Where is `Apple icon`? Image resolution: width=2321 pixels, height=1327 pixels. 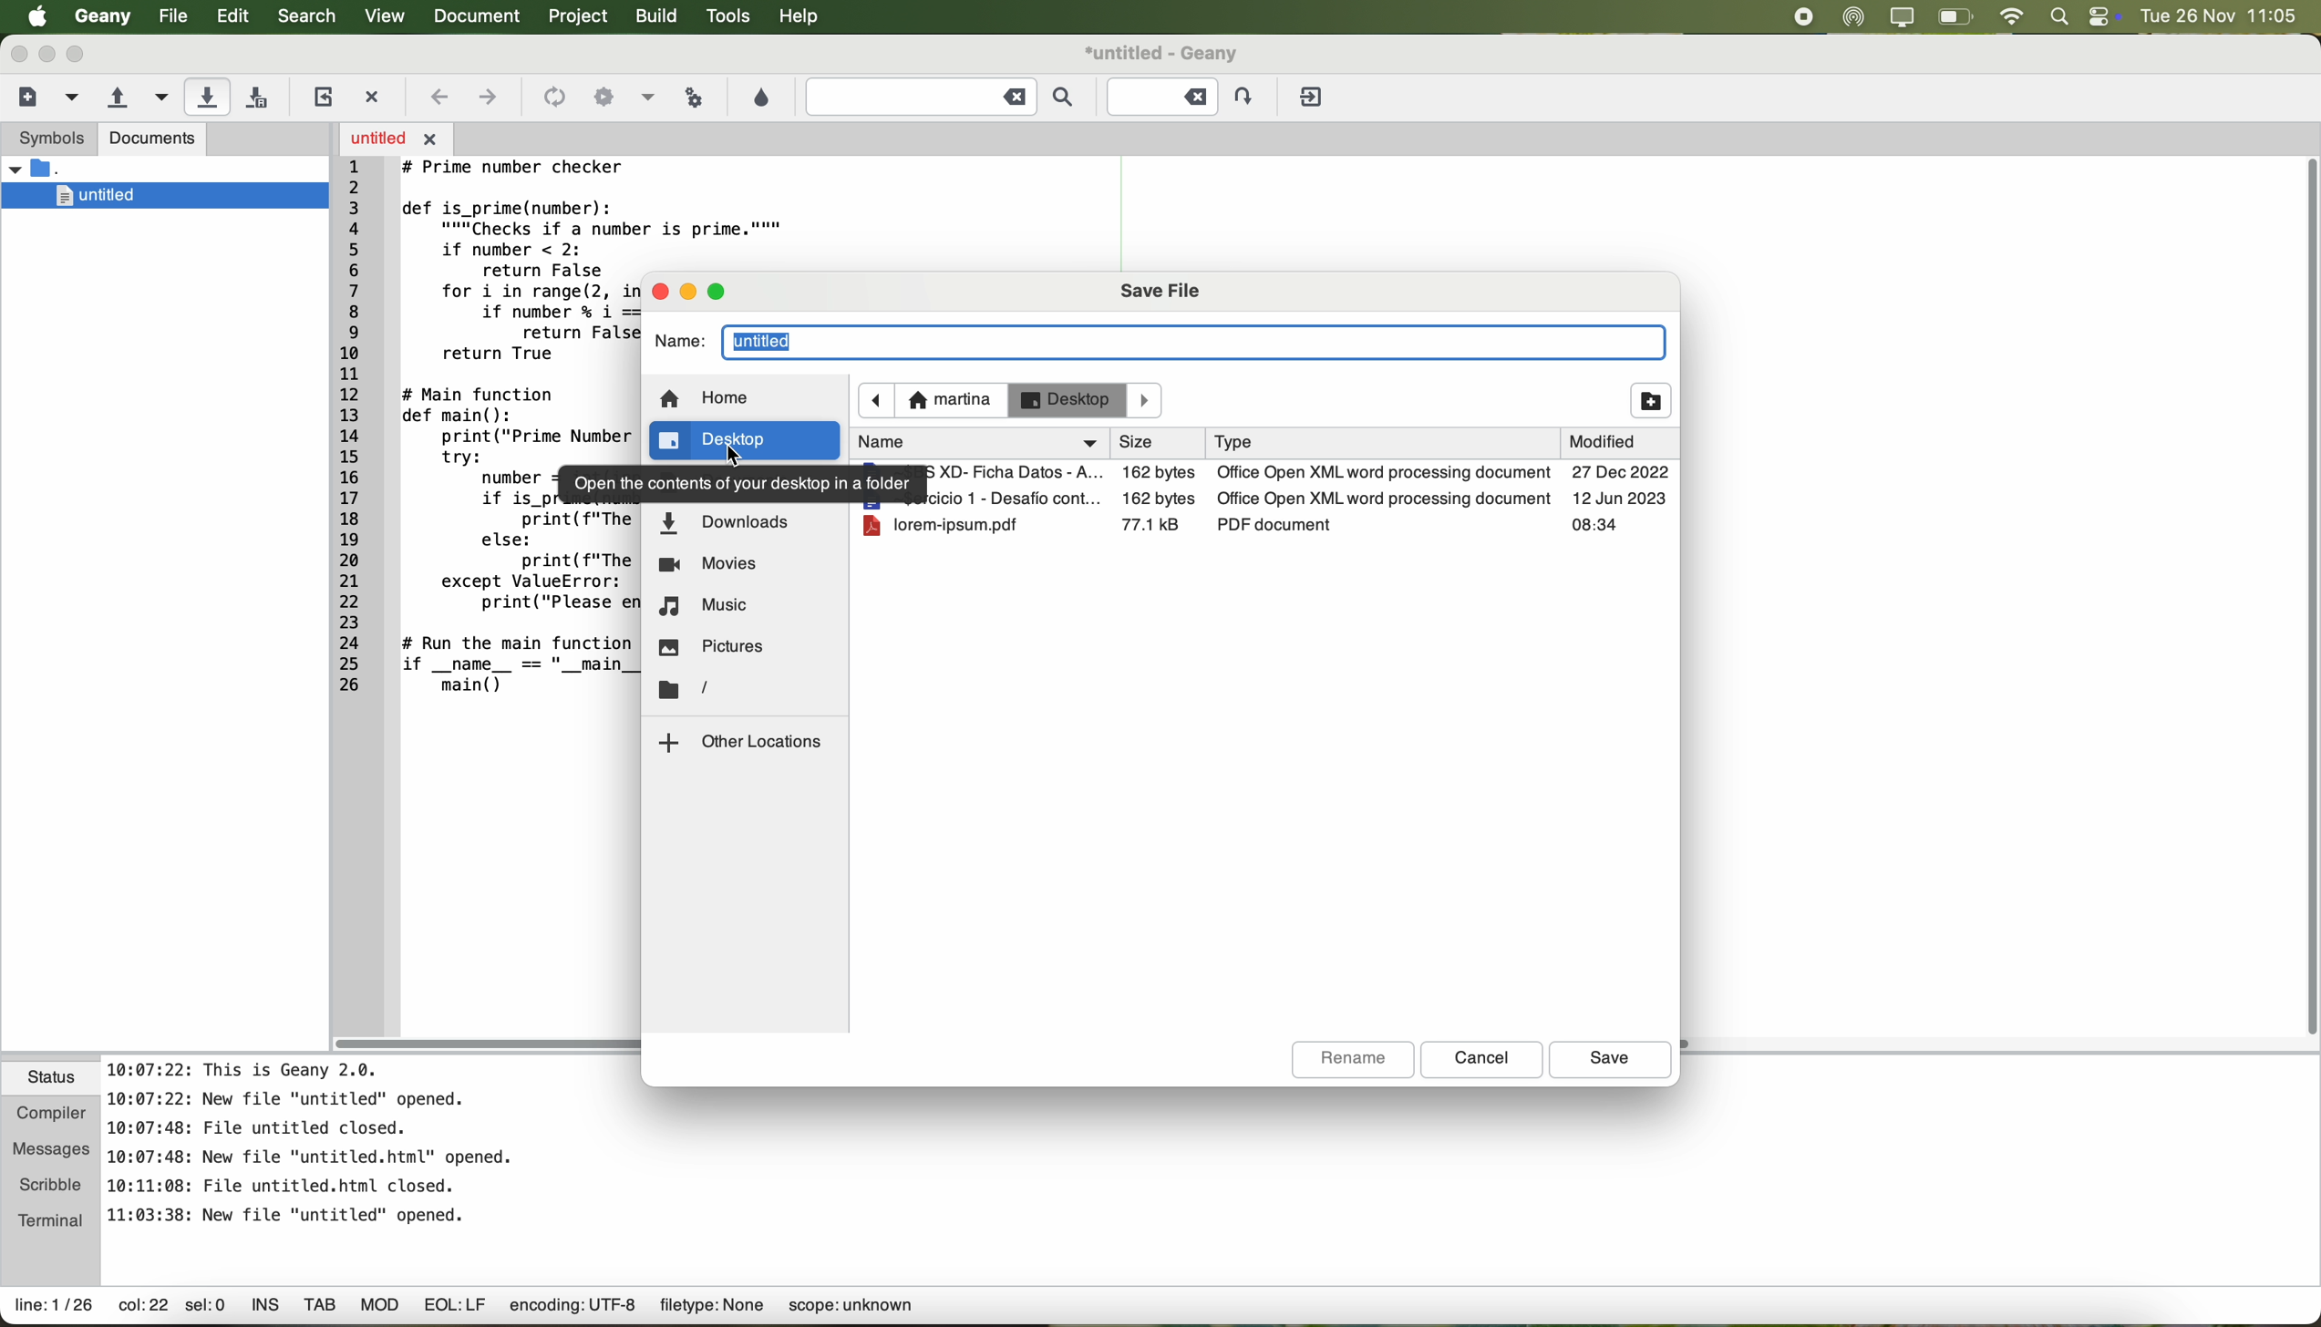
Apple icon is located at coordinates (29, 16).